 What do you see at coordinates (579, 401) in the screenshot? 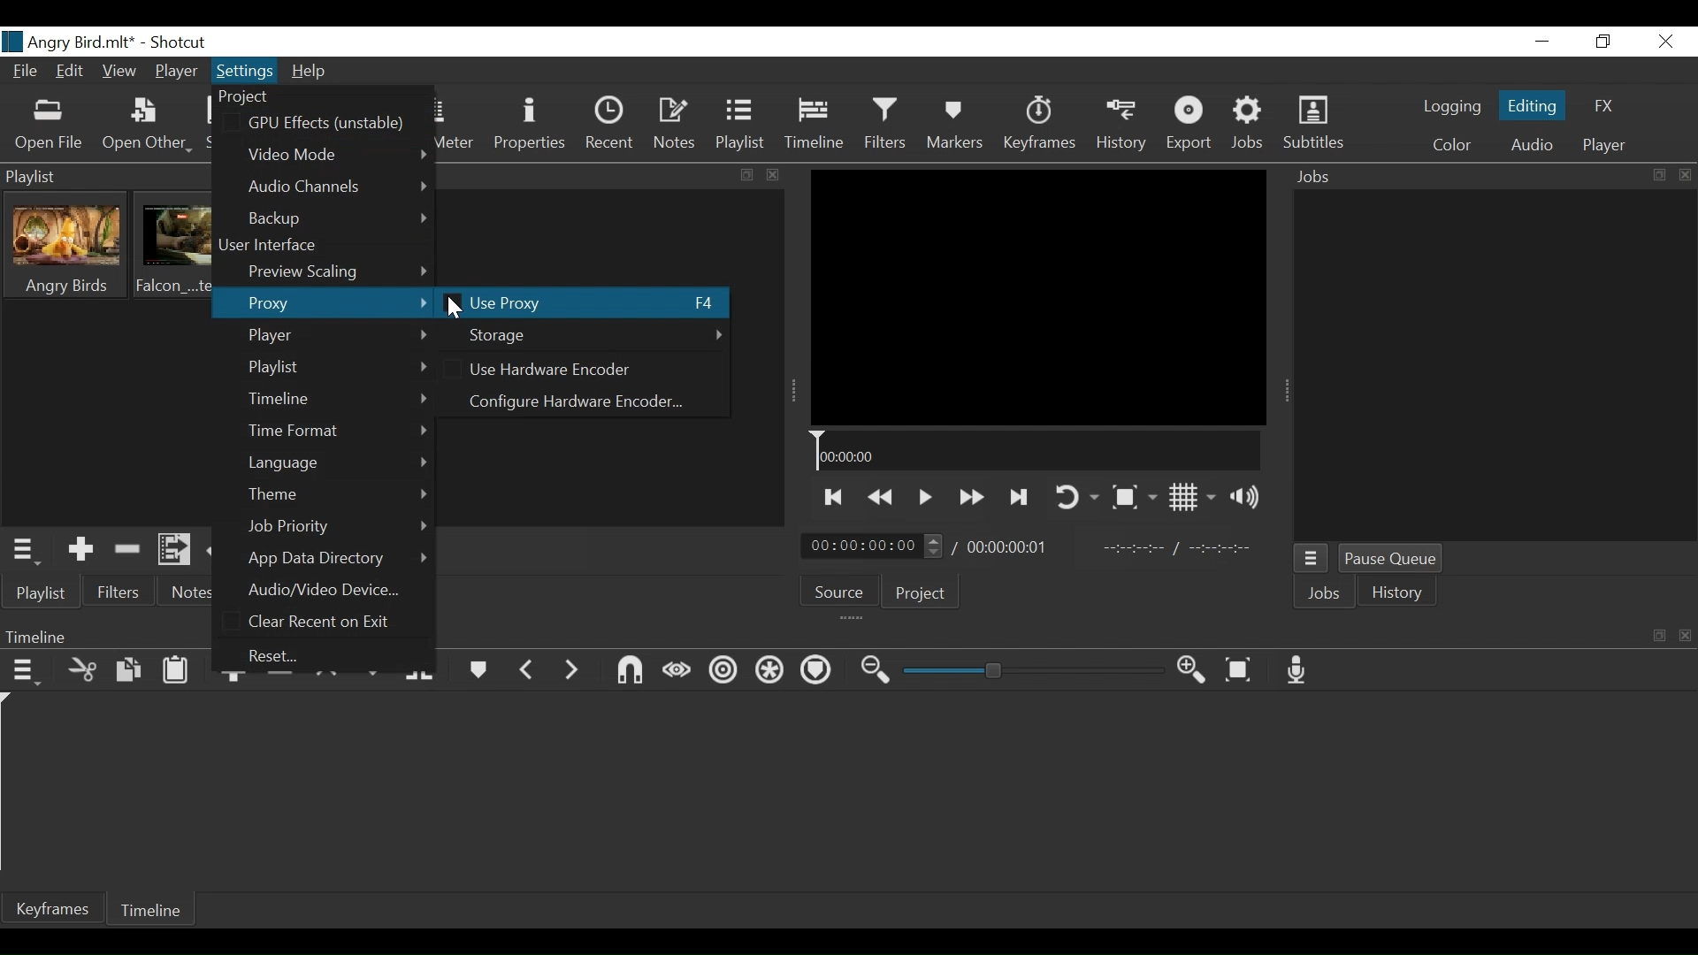
I see `Configure Hardware Encoder` at bounding box center [579, 401].